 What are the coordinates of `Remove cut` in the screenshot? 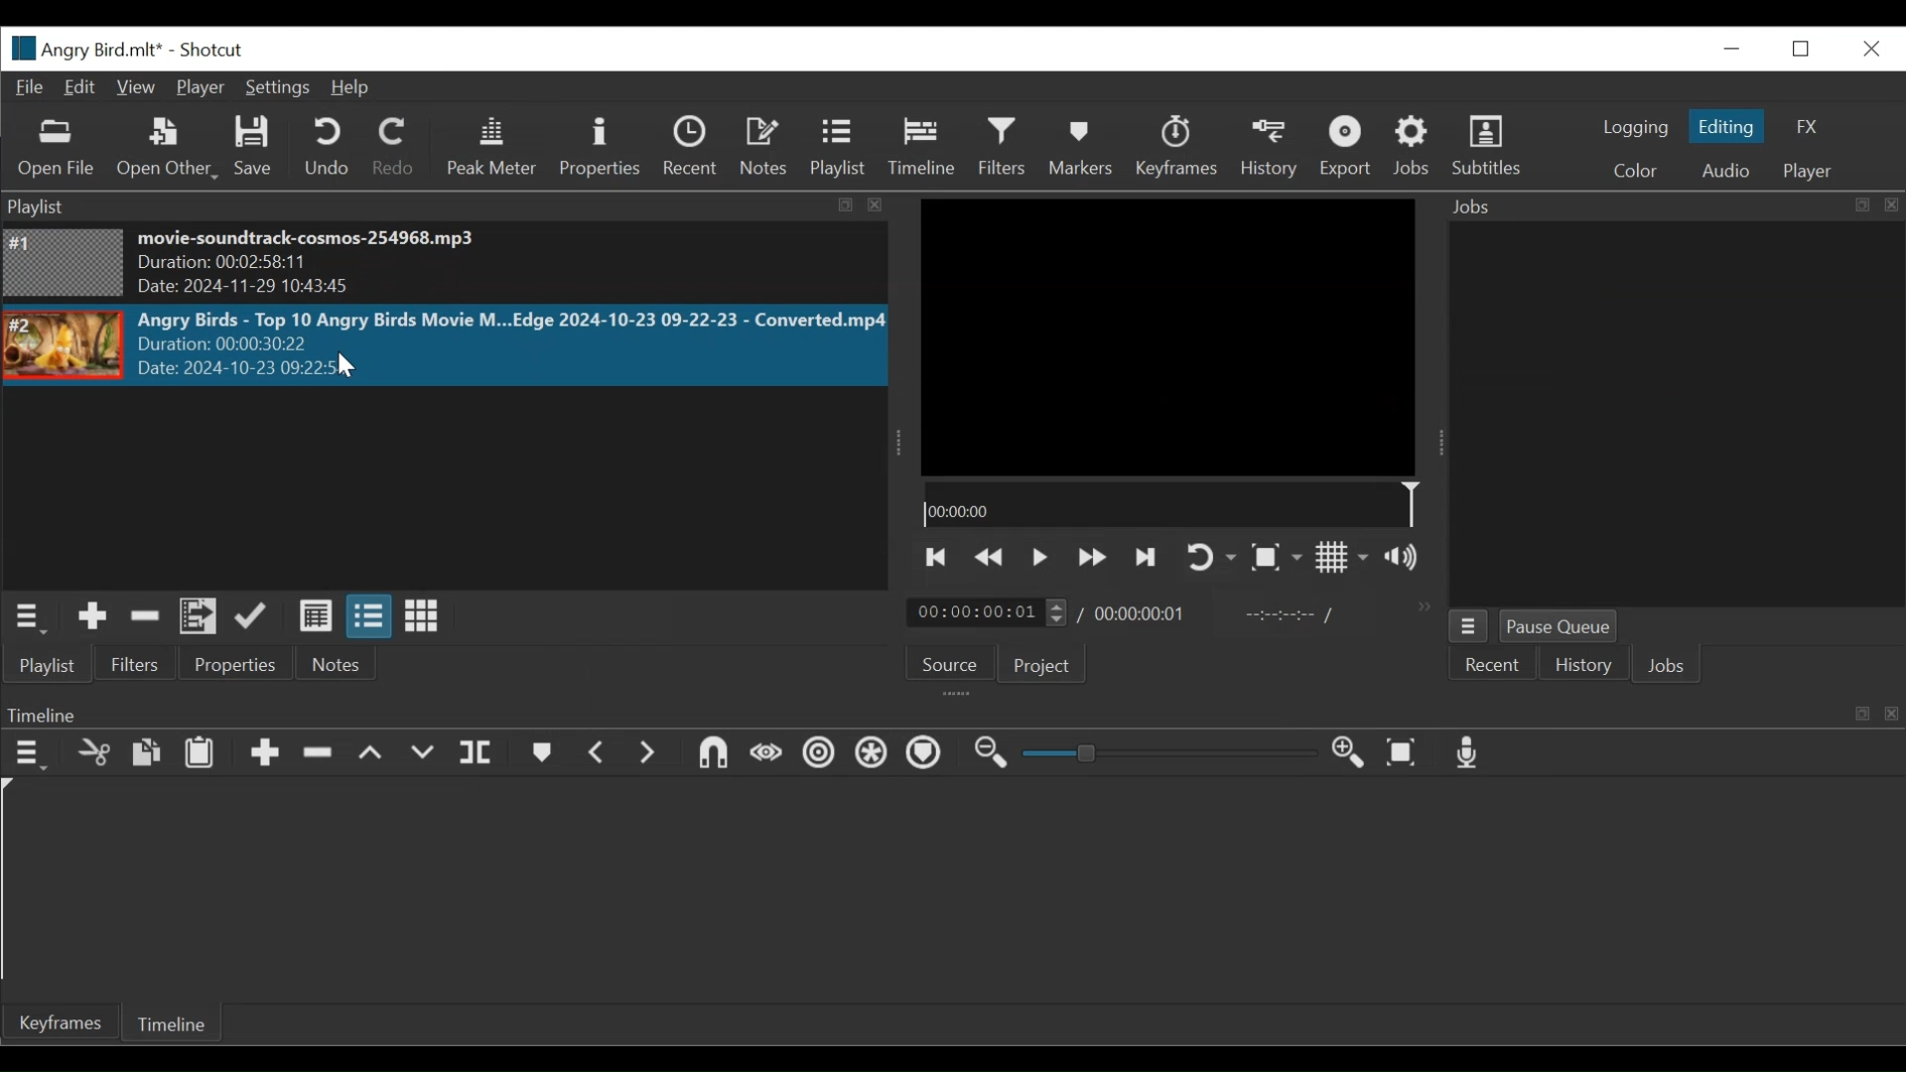 It's located at (145, 618).